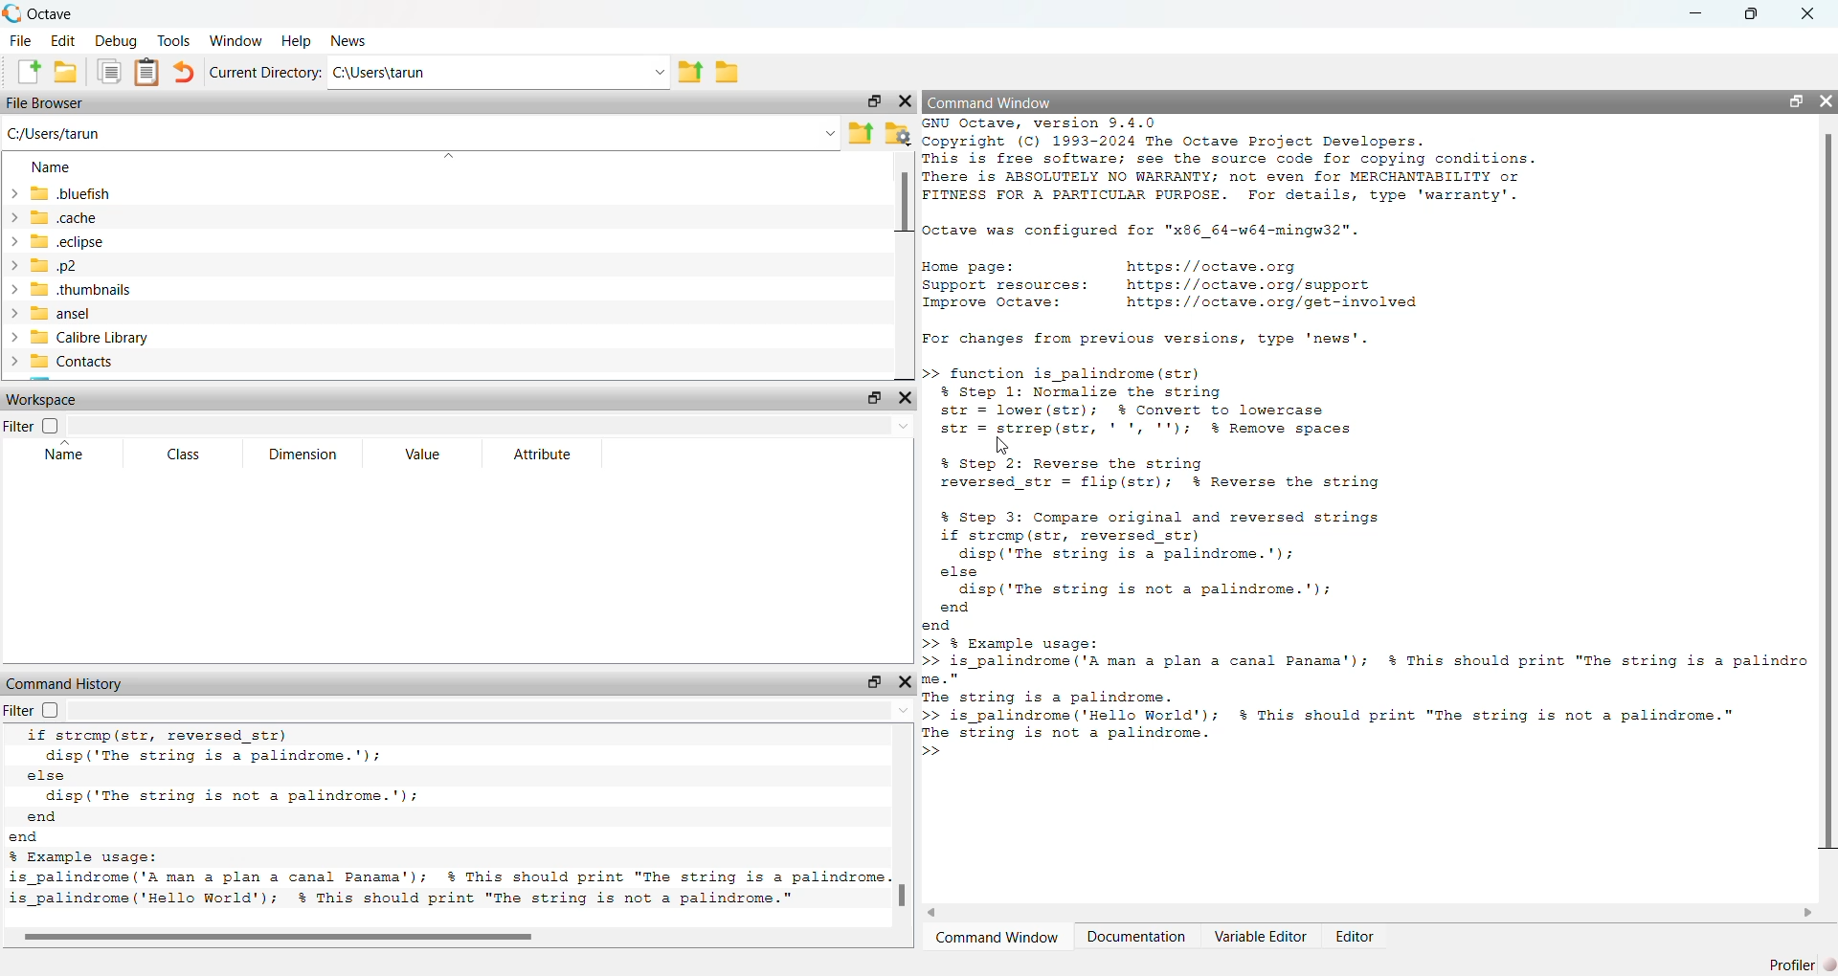 This screenshot has height=976, width=1838. I want to click on filter, so click(29, 426).